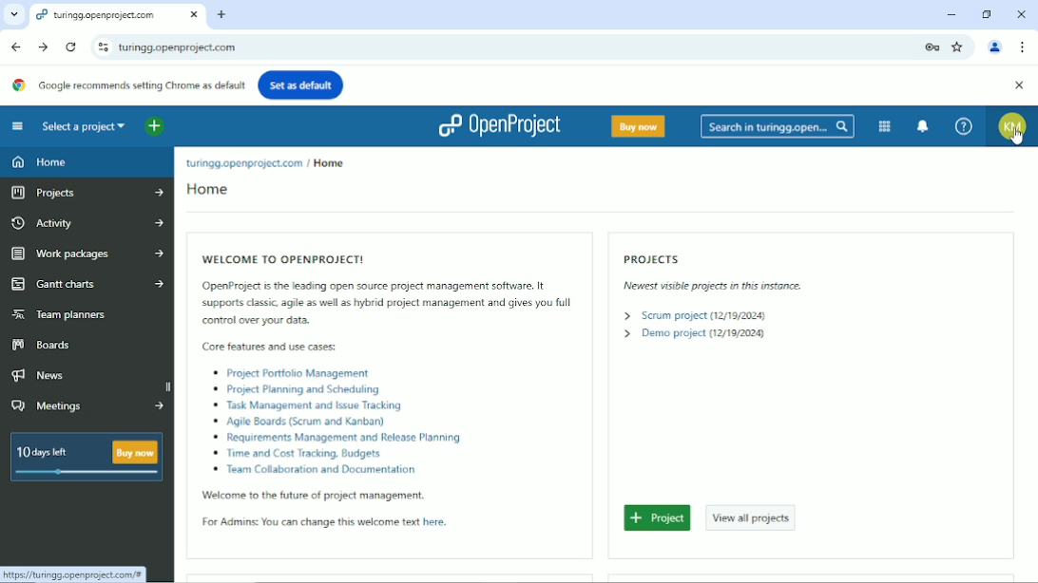 The height and width of the screenshot is (583, 1038). Describe the element at coordinates (689, 315) in the screenshot. I see `> Scum prosect (1217920248` at that location.